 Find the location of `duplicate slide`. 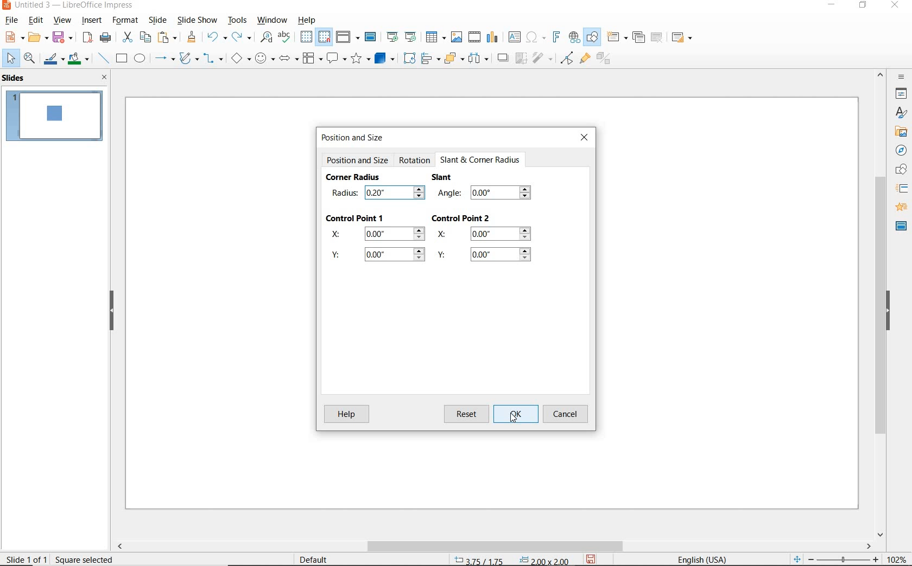

duplicate slide is located at coordinates (639, 37).